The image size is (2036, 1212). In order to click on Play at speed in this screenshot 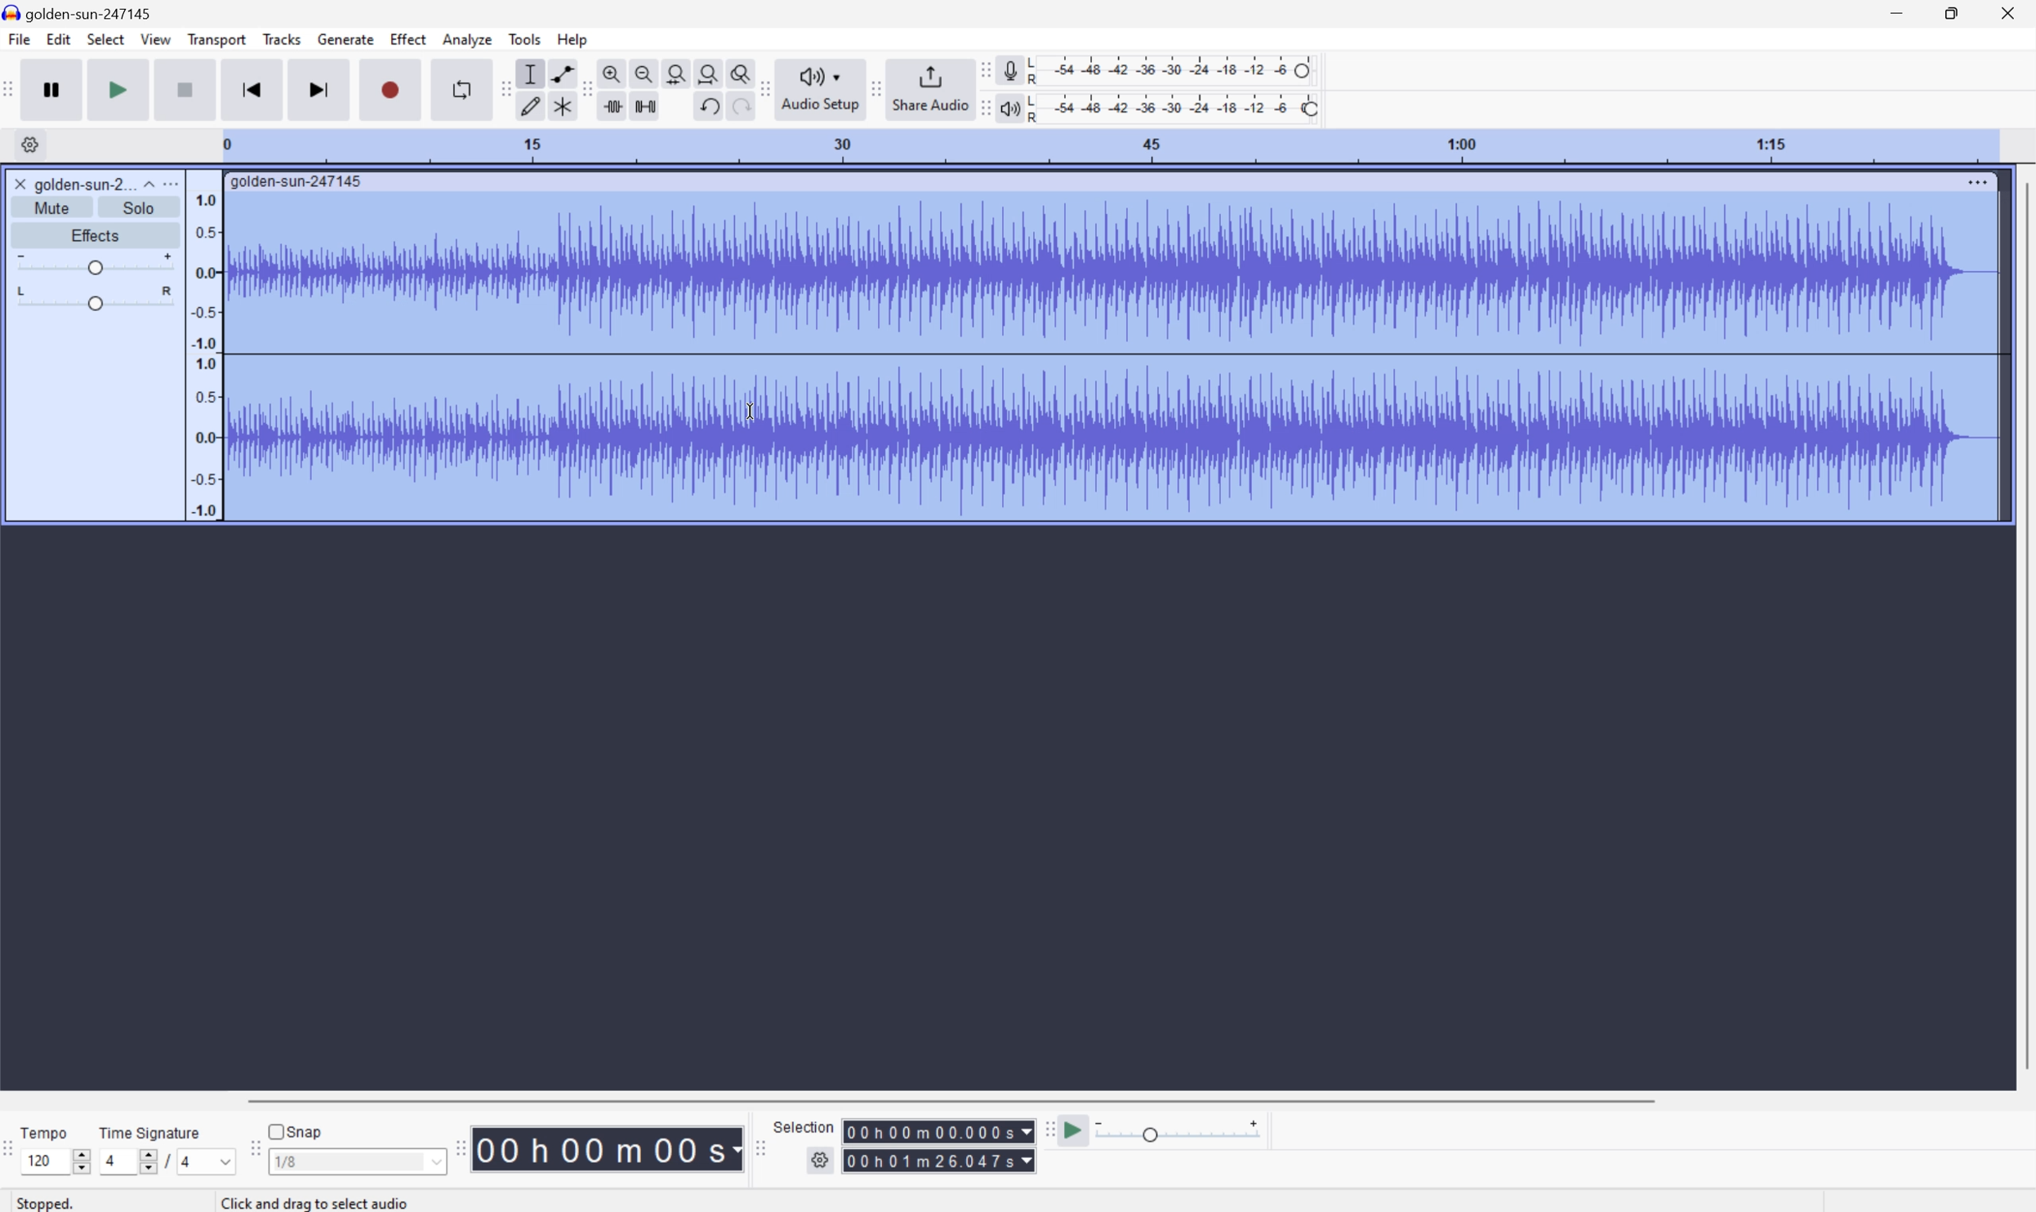, I will do `click(1076, 1131)`.